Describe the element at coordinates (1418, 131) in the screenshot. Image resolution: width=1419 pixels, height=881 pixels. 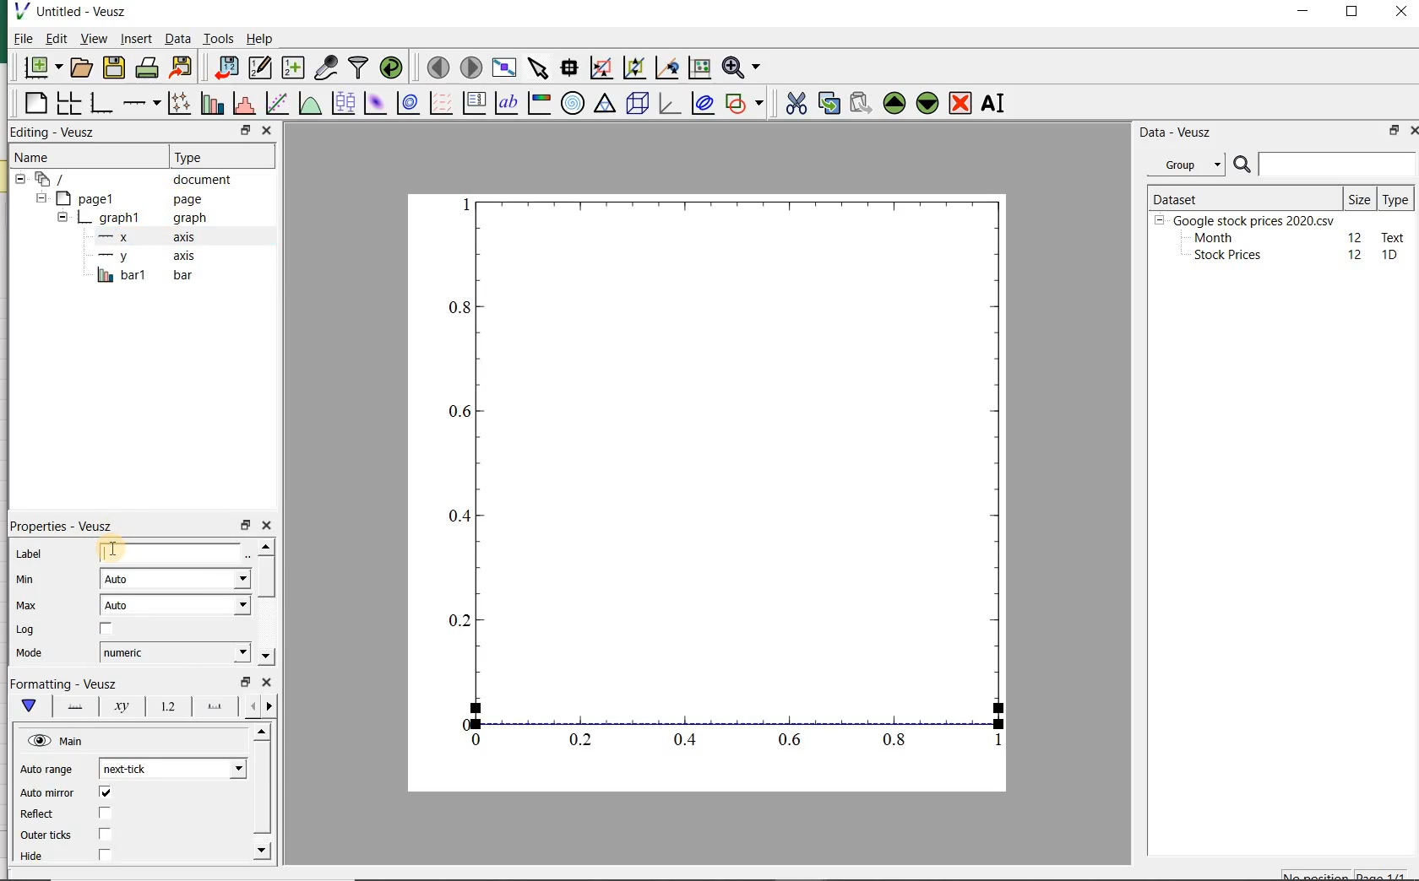
I see `close ` at that location.